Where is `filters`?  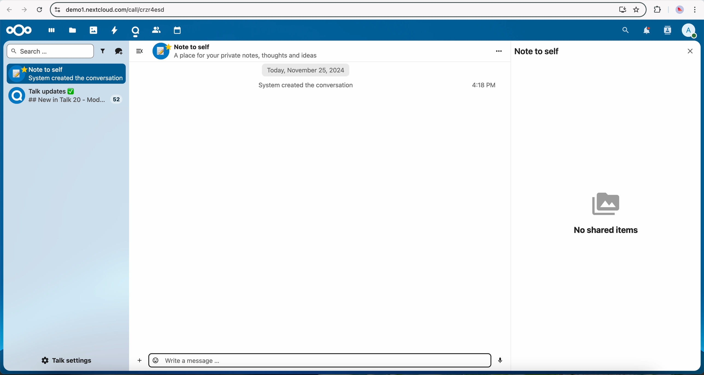
filters is located at coordinates (104, 51).